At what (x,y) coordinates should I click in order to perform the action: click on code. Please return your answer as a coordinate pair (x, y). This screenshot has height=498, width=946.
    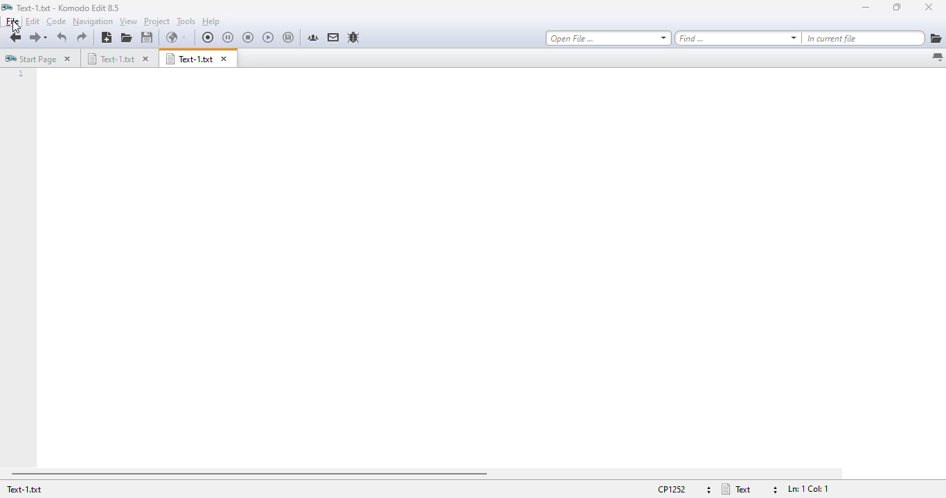
    Looking at the image, I should click on (56, 21).